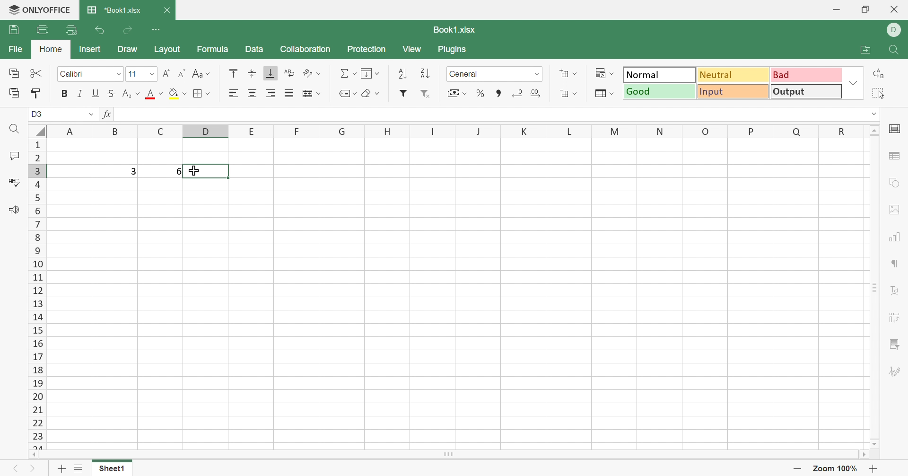 This screenshot has height=476, width=908. I want to click on Plugins, so click(453, 48).